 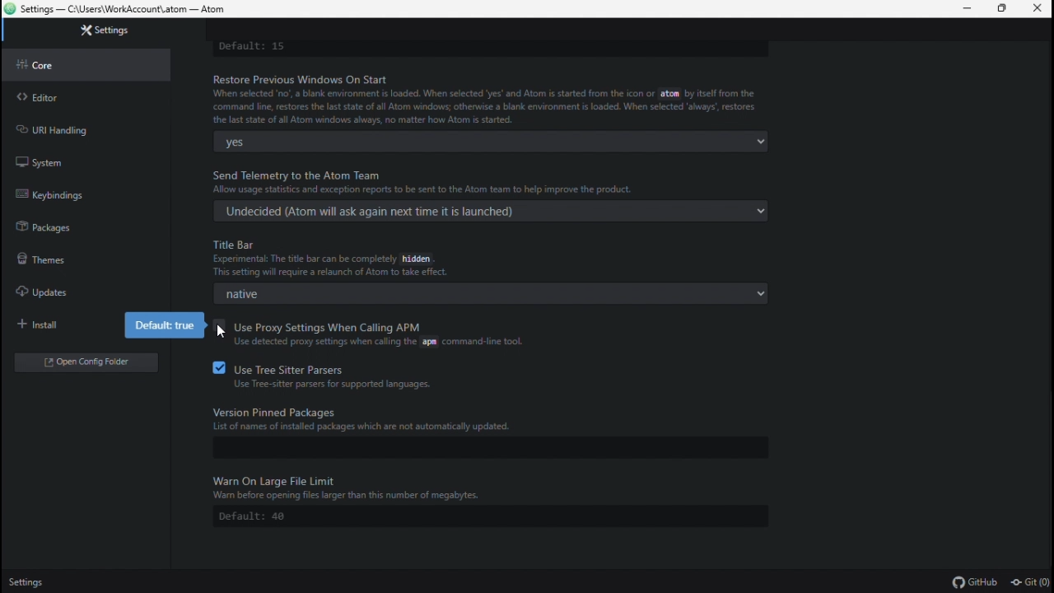 I want to click on Restore previous Windows on start send, so click(x=494, y=99).